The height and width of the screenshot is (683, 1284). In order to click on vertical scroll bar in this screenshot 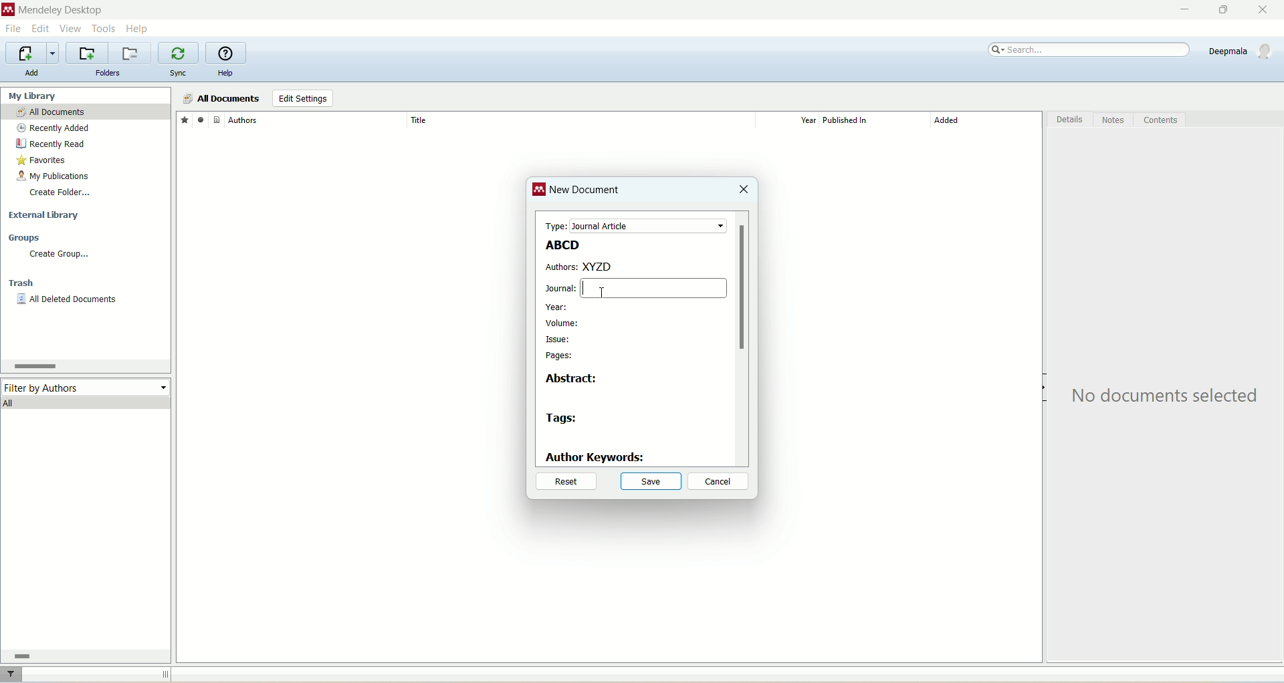, I will do `click(742, 339)`.